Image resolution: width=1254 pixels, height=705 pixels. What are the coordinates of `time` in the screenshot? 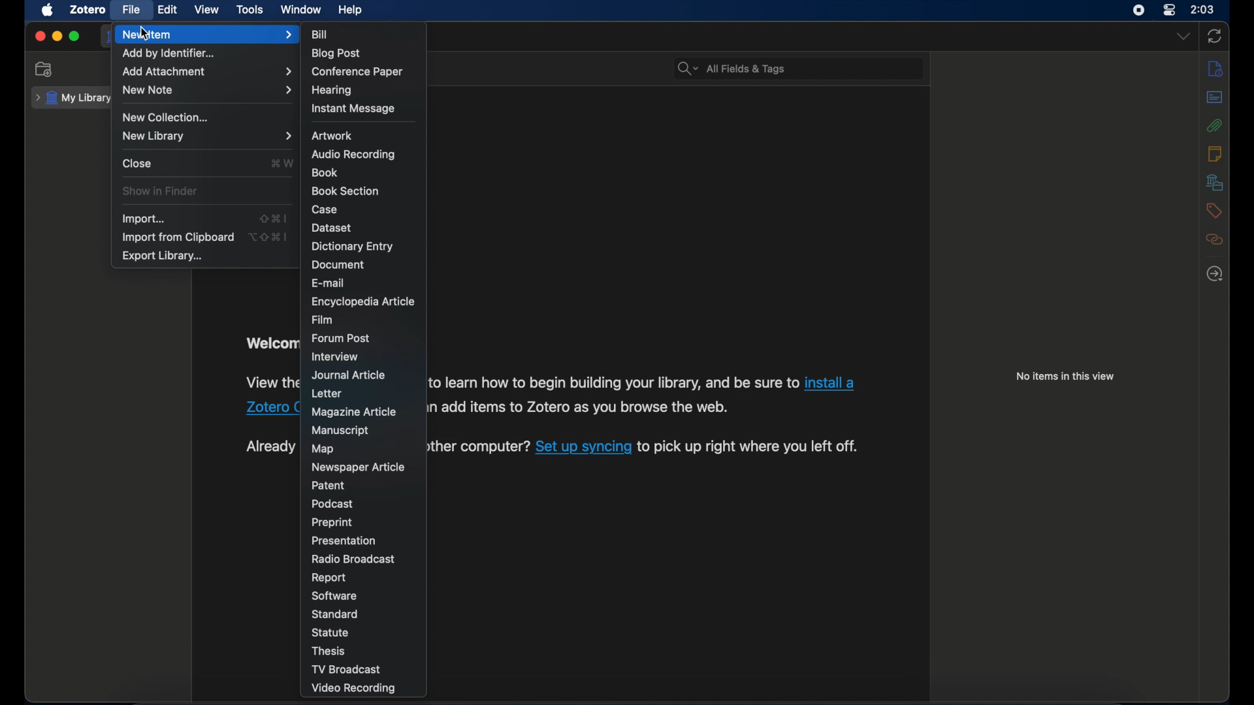 It's located at (1204, 8).